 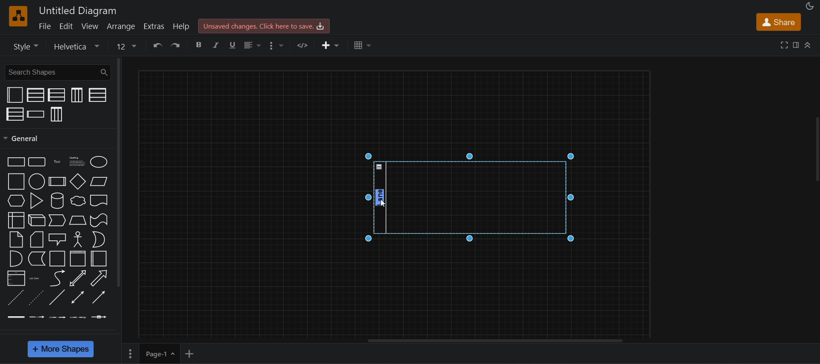 What do you see at coordinates (78, 220) in the screenshot?
I see `trapezoid` at bounding box center [78, 220].